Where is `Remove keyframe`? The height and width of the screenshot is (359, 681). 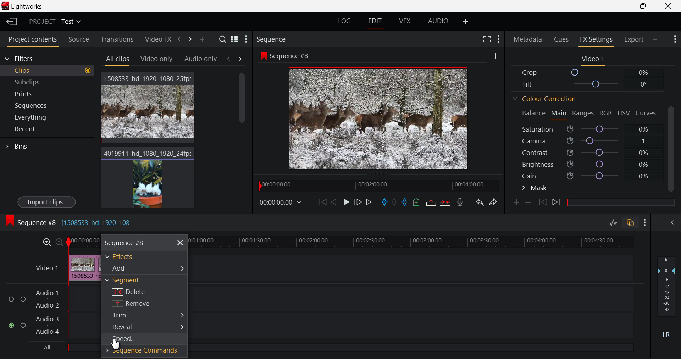 Remove keyframe is located at coordinates (528, 203).